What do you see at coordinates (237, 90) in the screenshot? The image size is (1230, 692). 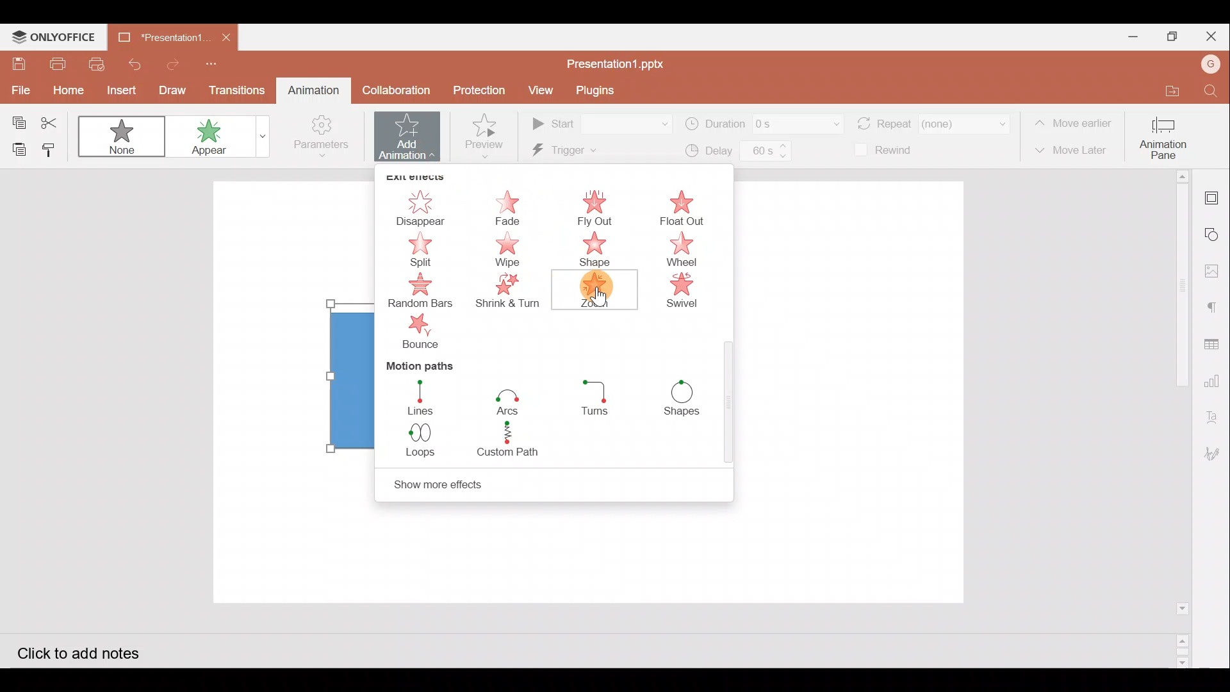 I see `Transitions` at bounding box center [237, 90].